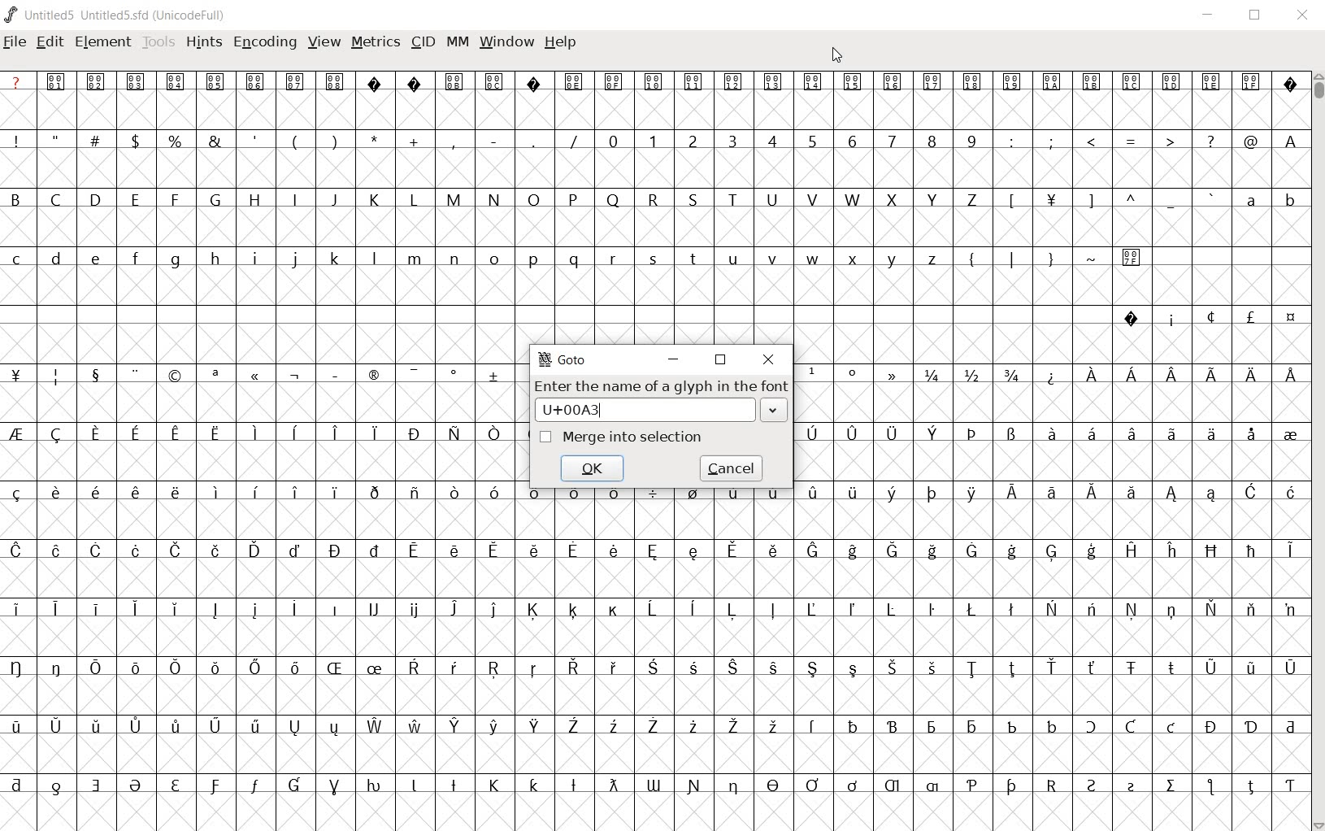 This screenshot has height=831, width=1325. Describe the element at coordinates (1212, 608) in the screenshot. I see `Symbol` at that location.